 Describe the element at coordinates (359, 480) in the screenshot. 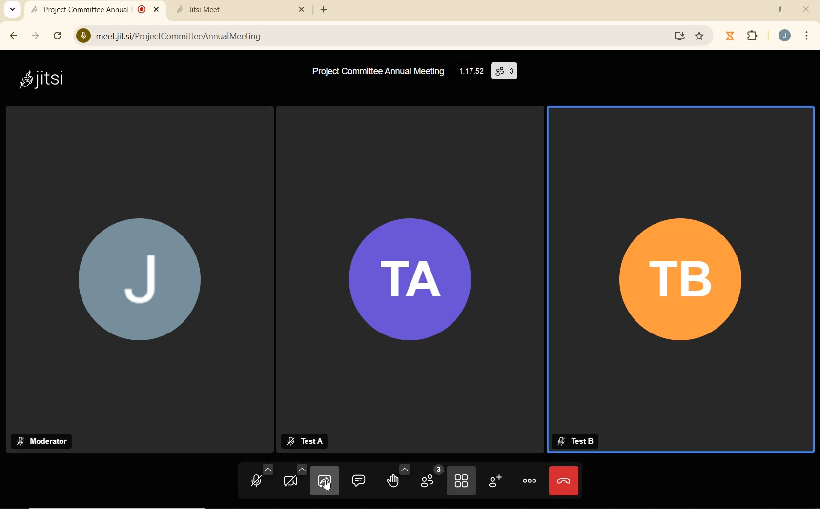

I see `OPEN CHAT` at that location.